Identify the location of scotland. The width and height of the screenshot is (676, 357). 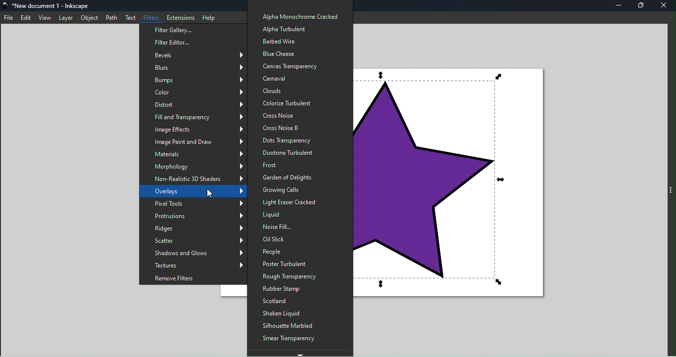
(291, 302).